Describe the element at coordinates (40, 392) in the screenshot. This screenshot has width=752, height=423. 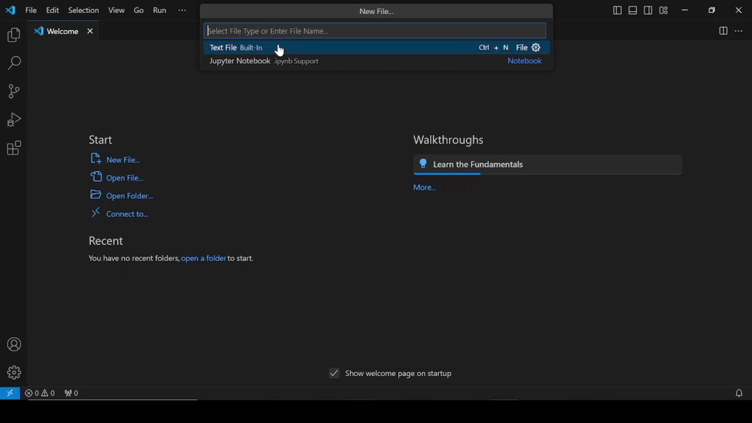
I see `problems panel` at that location.